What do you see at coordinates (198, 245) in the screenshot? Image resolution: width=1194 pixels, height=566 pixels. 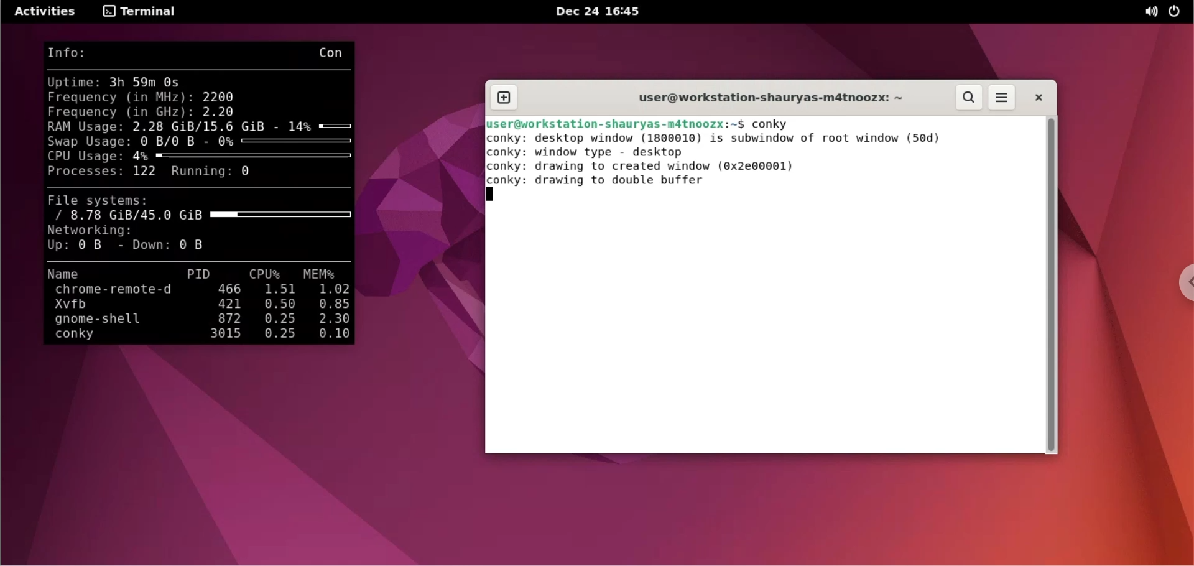 I see `0B` at bounding box center [198, 245].